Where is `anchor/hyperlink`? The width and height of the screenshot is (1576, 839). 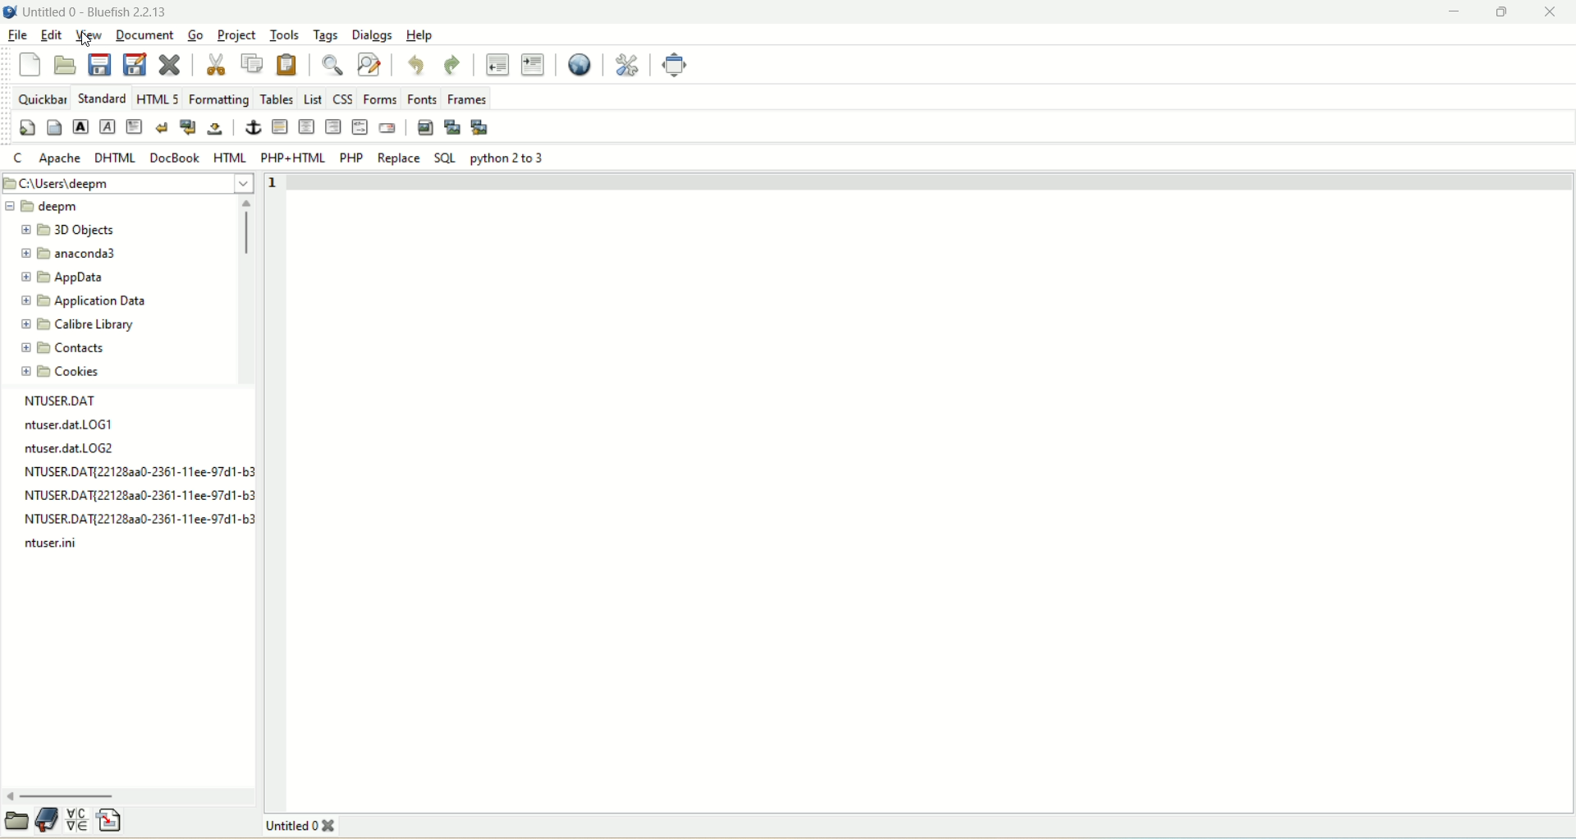 anchor/hyperlink is located at coordinates (250, 128).